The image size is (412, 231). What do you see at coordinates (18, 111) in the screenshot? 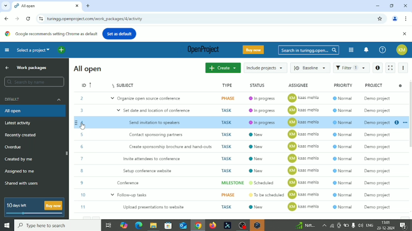
I see `All open` at bounding box center [18, 111].